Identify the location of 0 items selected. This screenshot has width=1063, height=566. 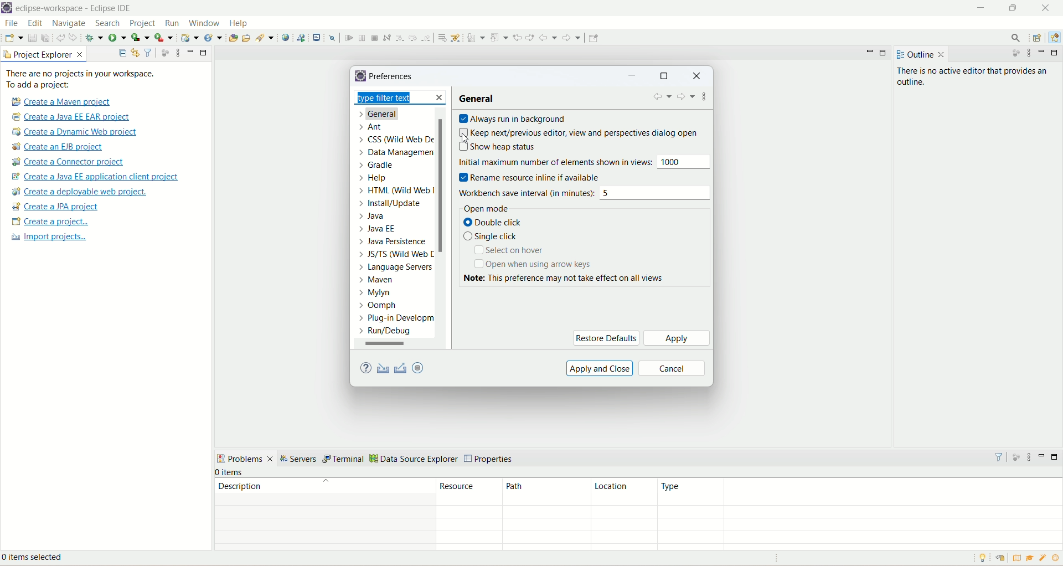
(40, 559).